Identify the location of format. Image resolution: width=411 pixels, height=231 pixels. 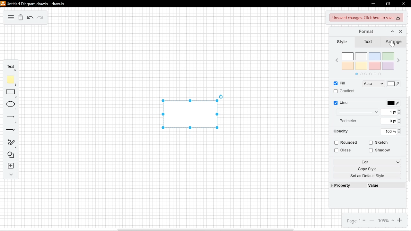
(363, 32).